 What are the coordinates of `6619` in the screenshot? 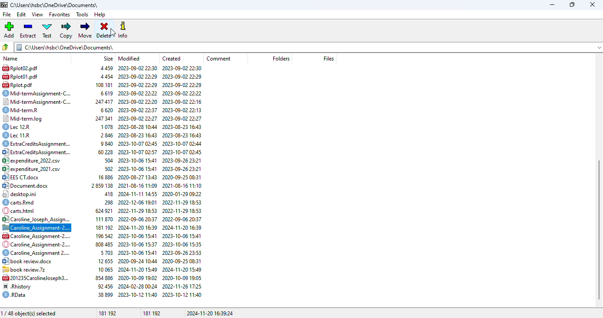 It's located at (107, 93).